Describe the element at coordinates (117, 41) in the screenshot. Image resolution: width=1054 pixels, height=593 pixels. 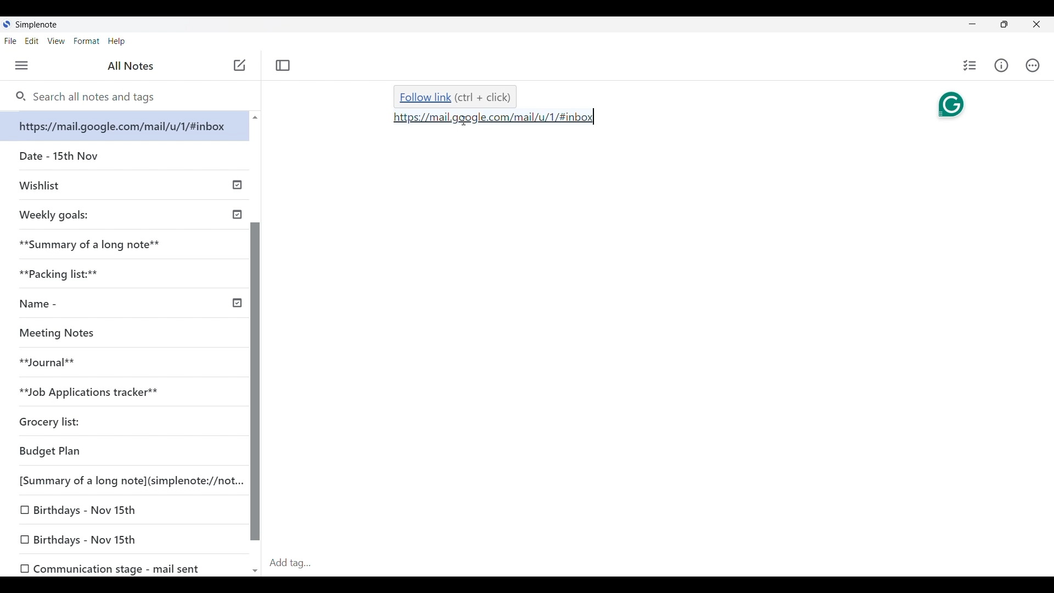
I see `Help menu` at that location.